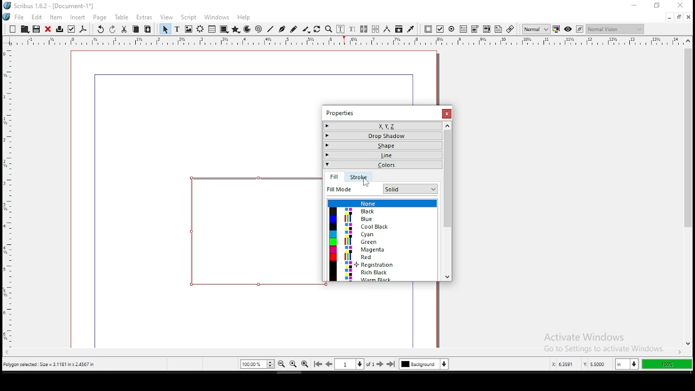  Describe the element at coordinates (282, 29) in the screenshot. I see `bezier curve` at that location.